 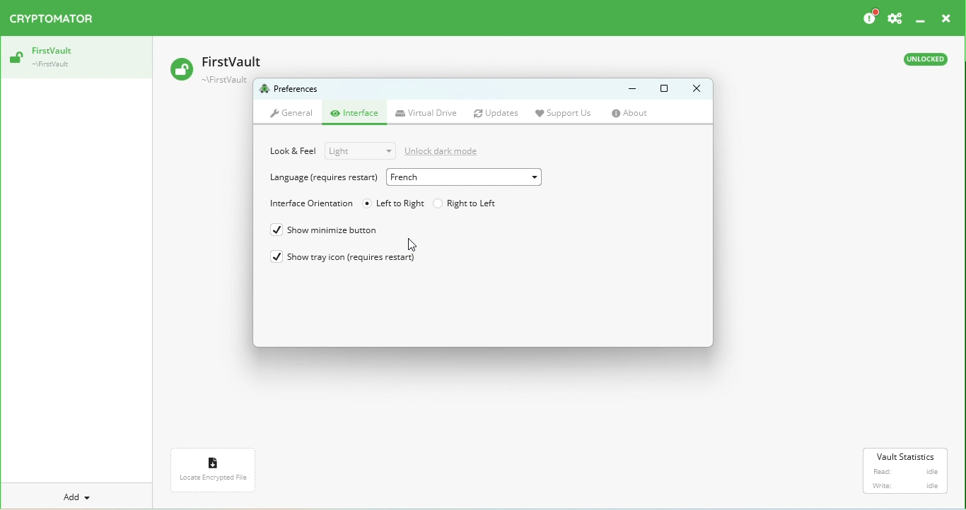 I want to click on Virtual drive, so click(x=428, y=114).